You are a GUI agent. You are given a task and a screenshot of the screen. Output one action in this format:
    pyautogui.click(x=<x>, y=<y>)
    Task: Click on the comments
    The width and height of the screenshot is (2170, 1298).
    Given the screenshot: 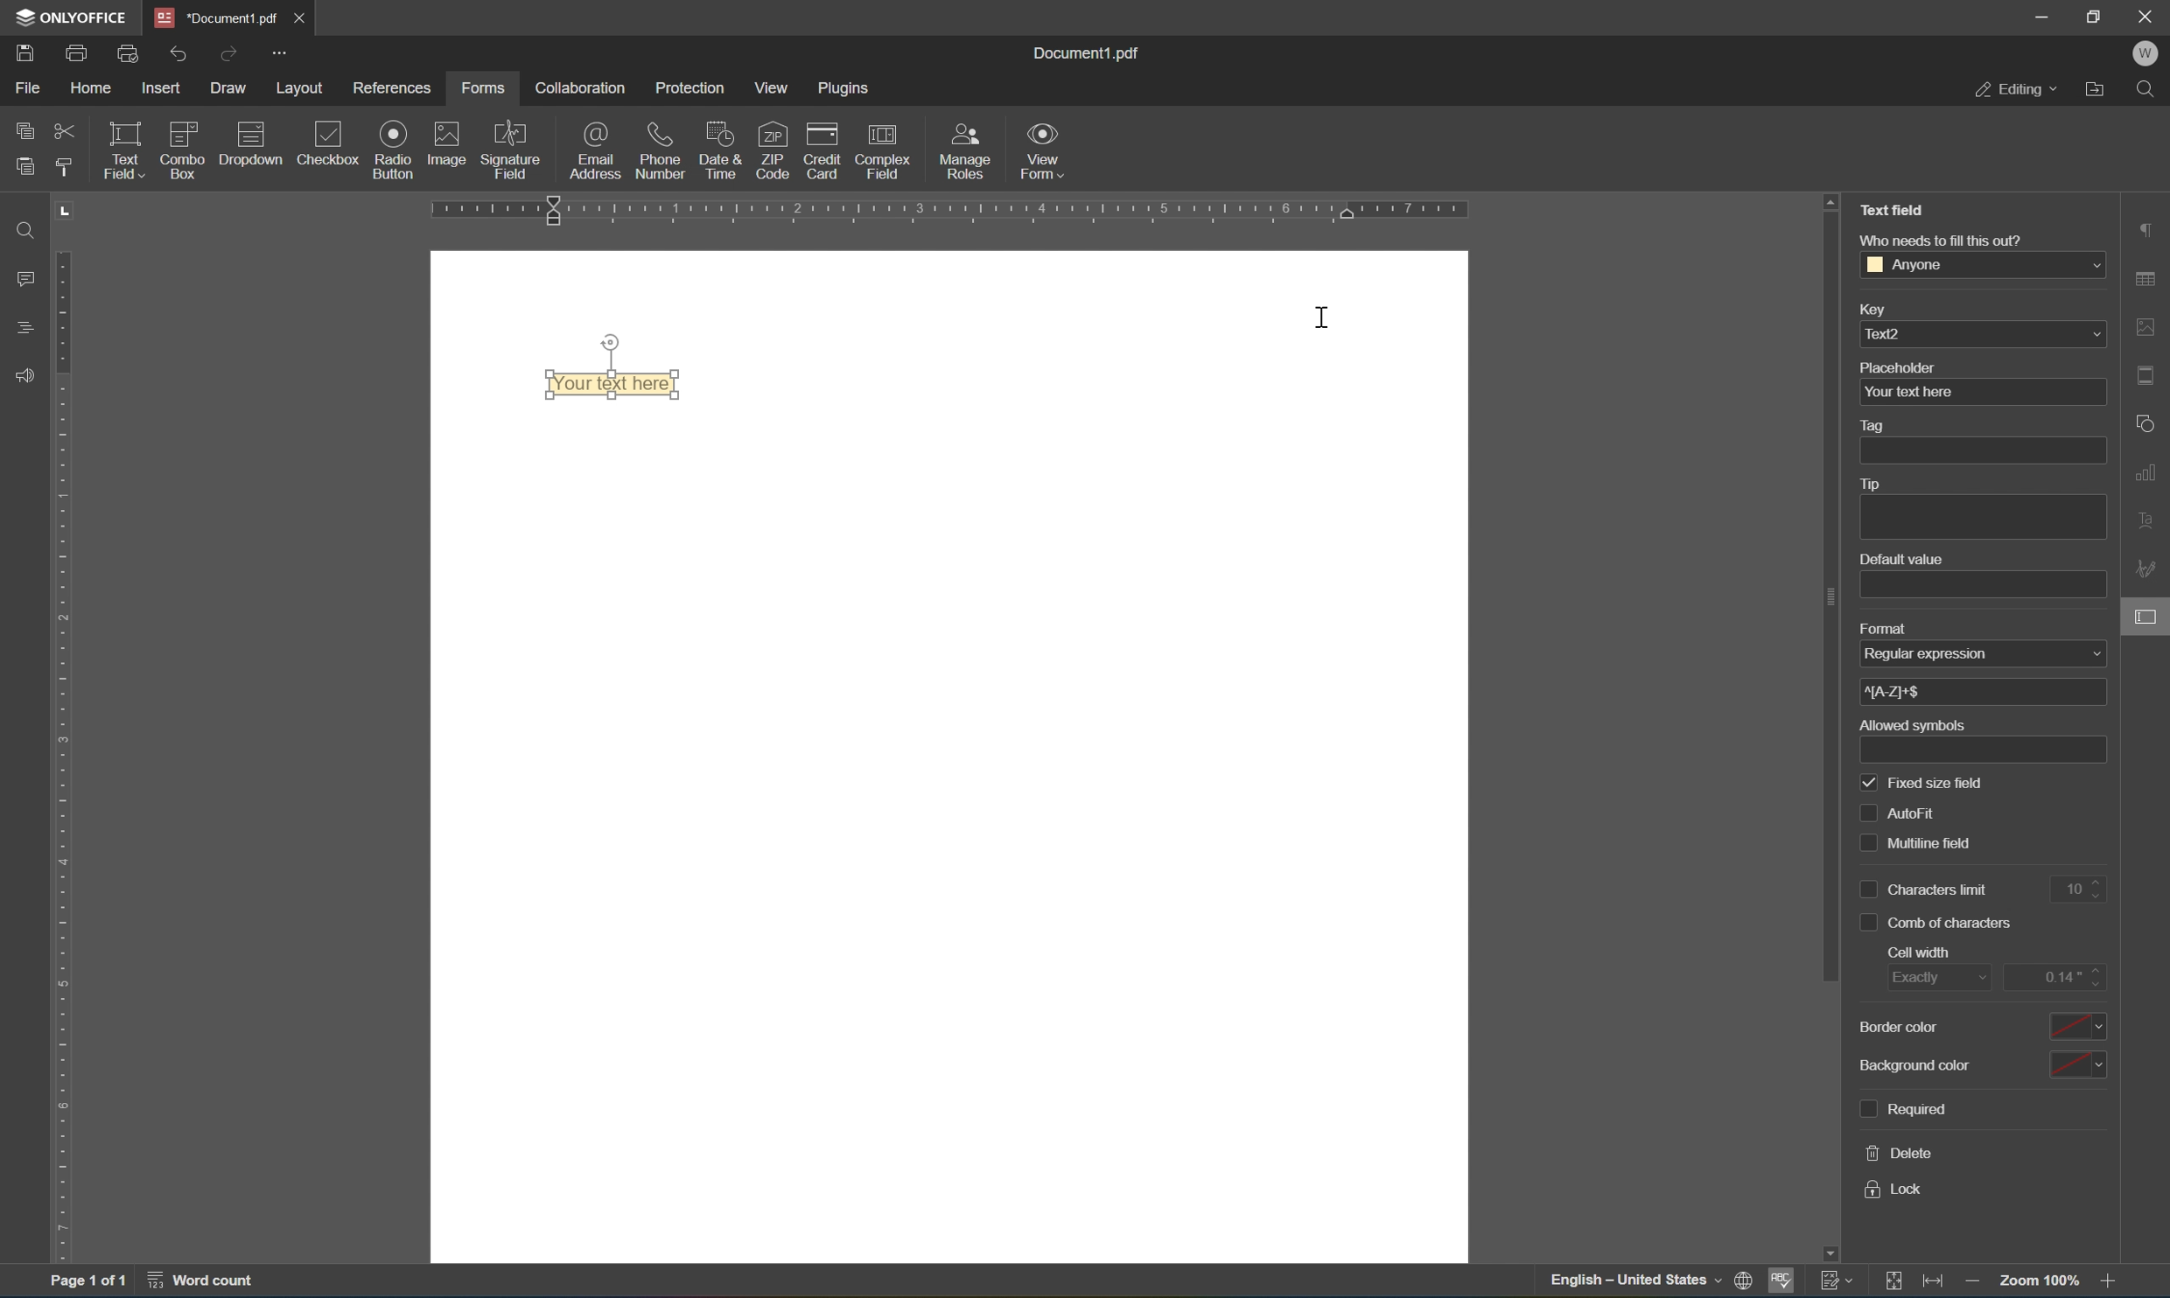 What is the action you would take?
    pyautogui.click(x=20, y=281)
    